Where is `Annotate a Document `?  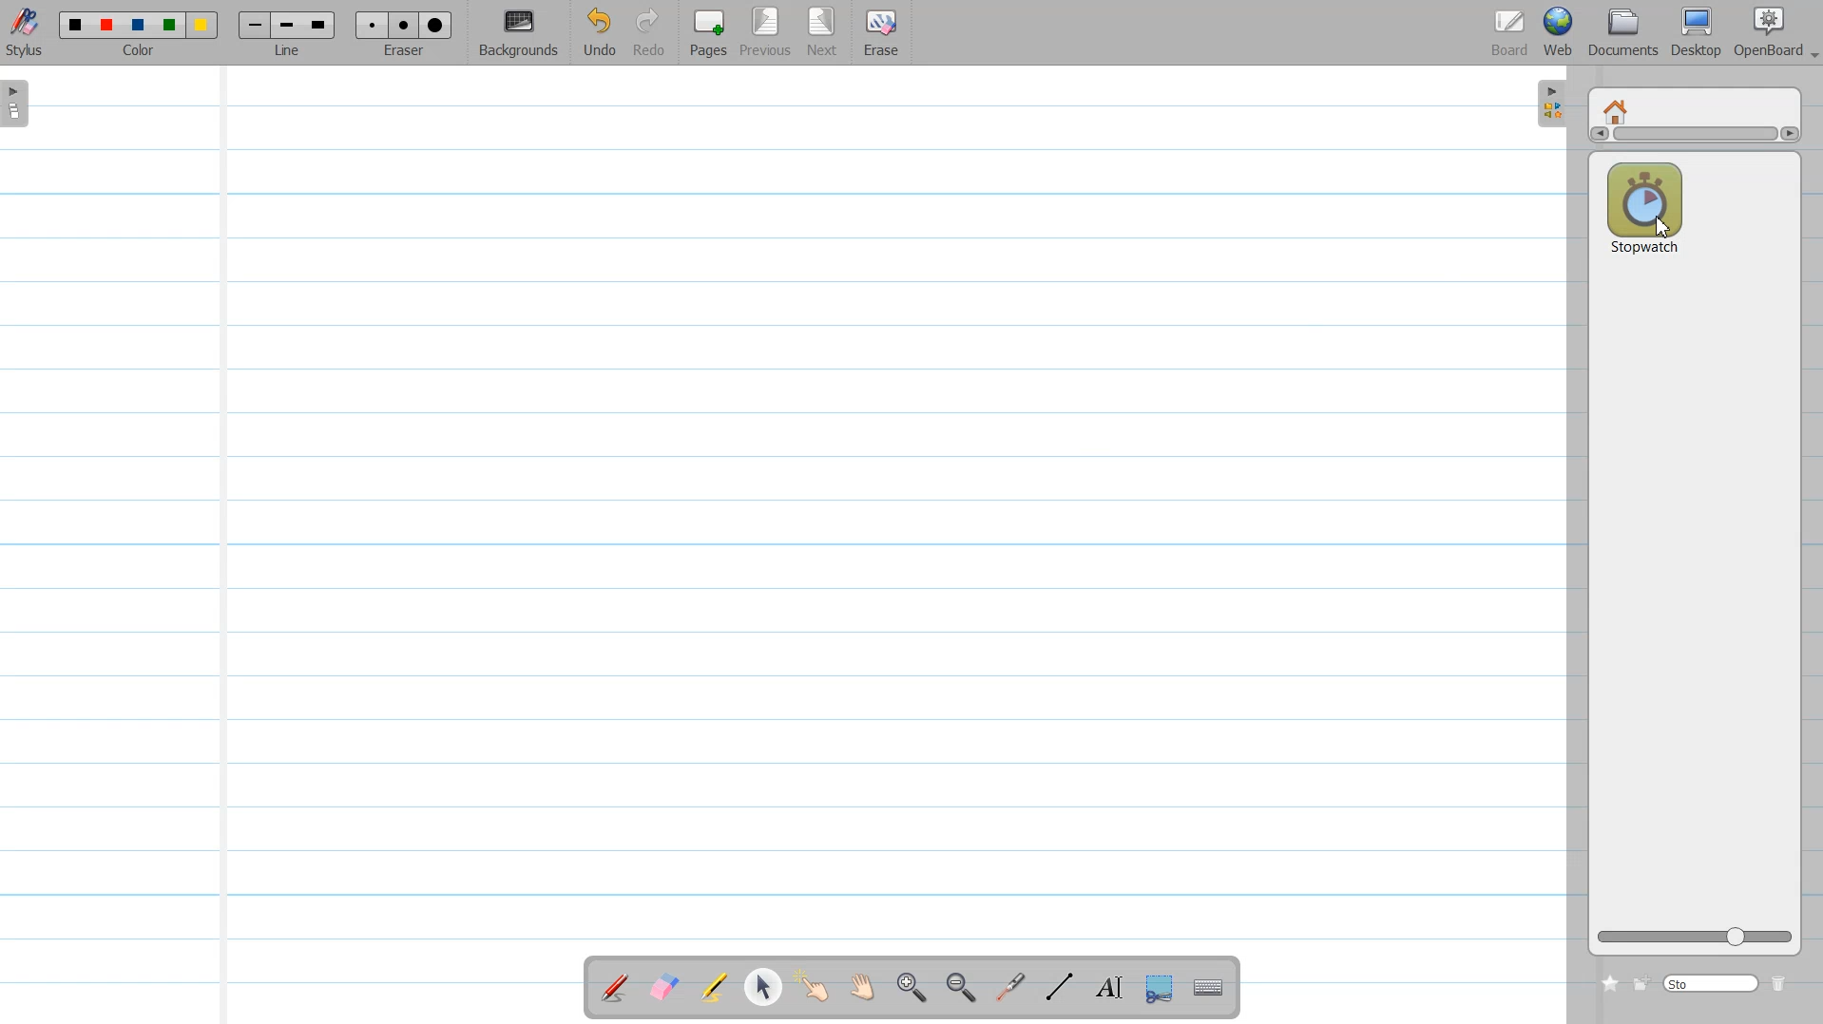 Annotate a Document  is located at coordinates (615, 987).